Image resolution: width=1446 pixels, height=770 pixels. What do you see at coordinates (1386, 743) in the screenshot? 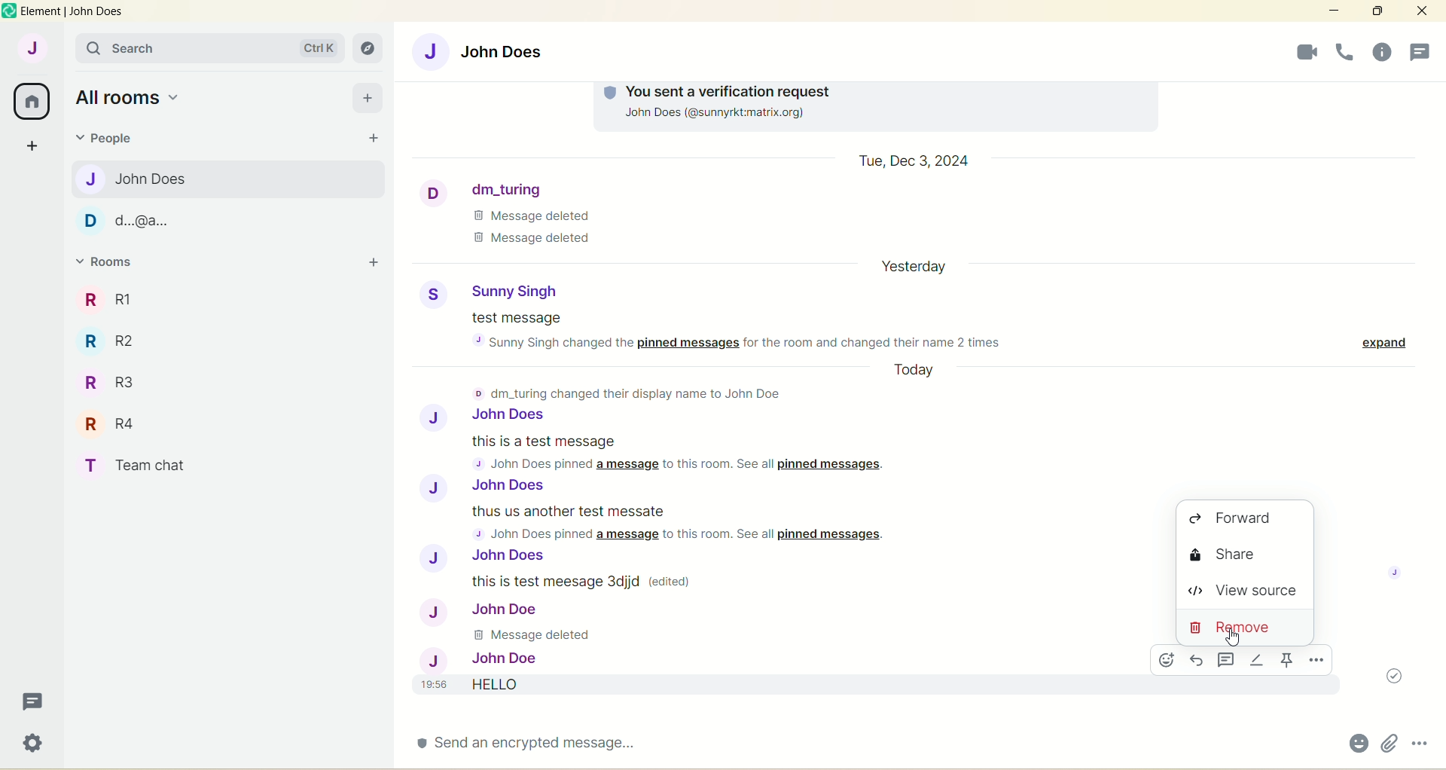
I see `attachments` at bounding box center [1386, 743].